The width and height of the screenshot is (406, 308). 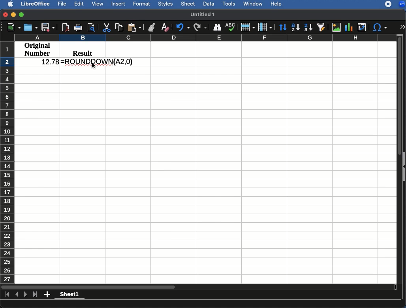 I want to click on show, so click(x=404, y=167).